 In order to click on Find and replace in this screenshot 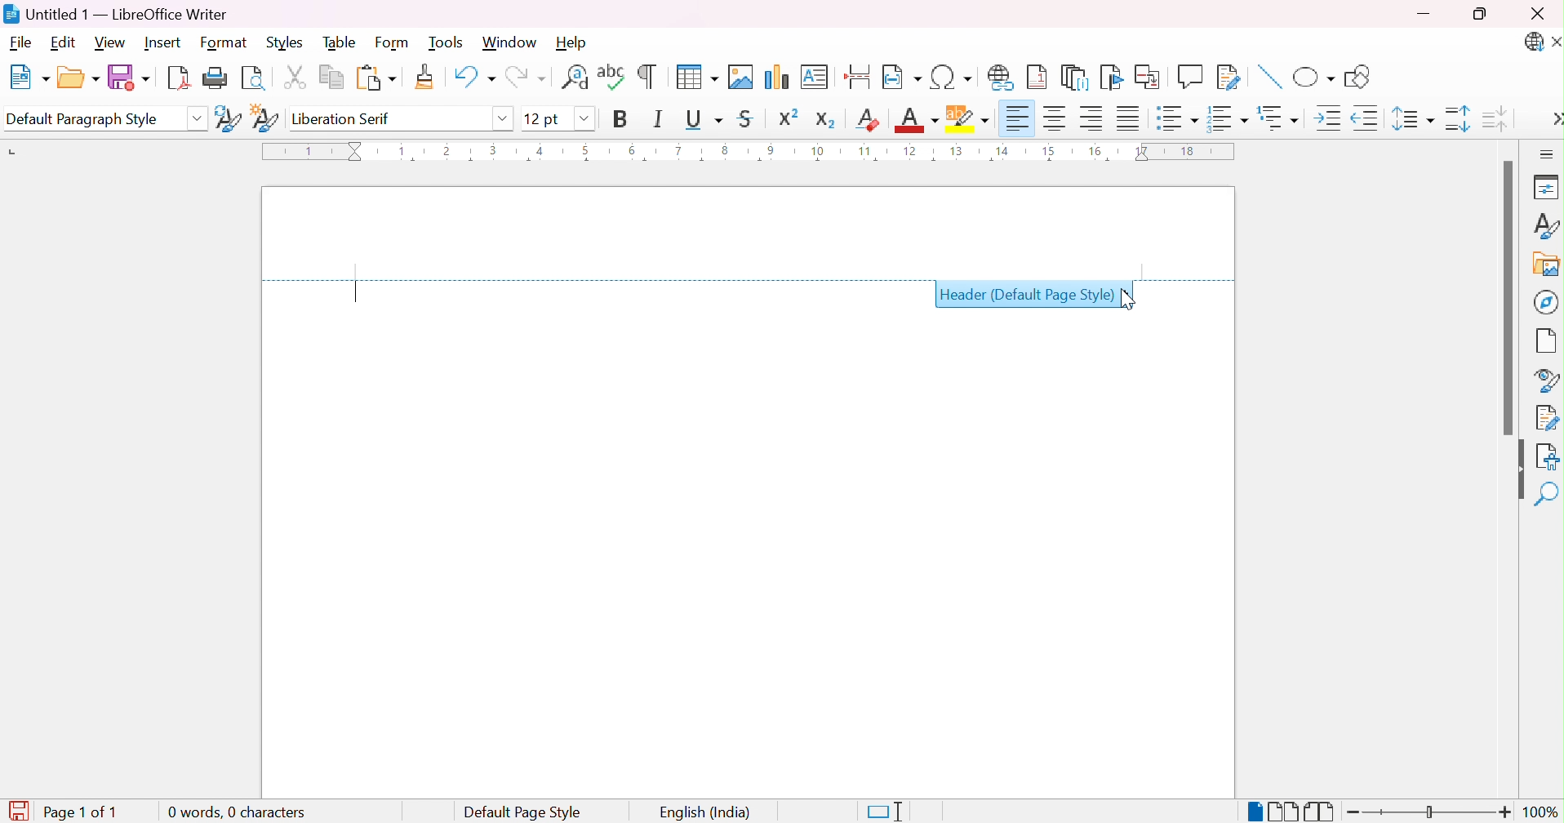, I will do `click(574, 74)`.